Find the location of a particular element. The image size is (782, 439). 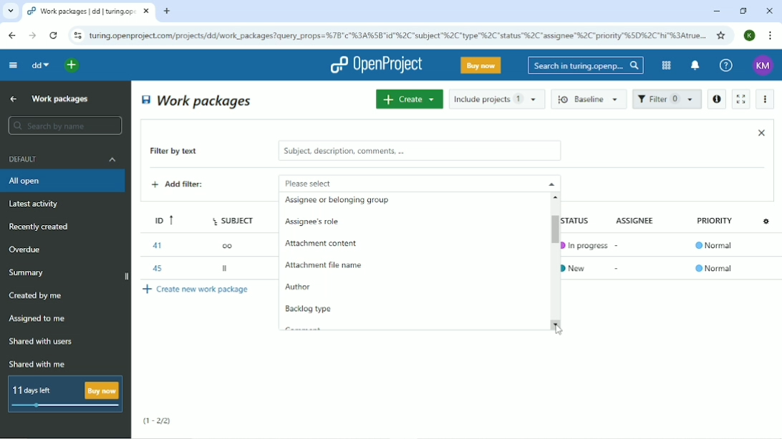

Priority is located at coordinates (716, 225).